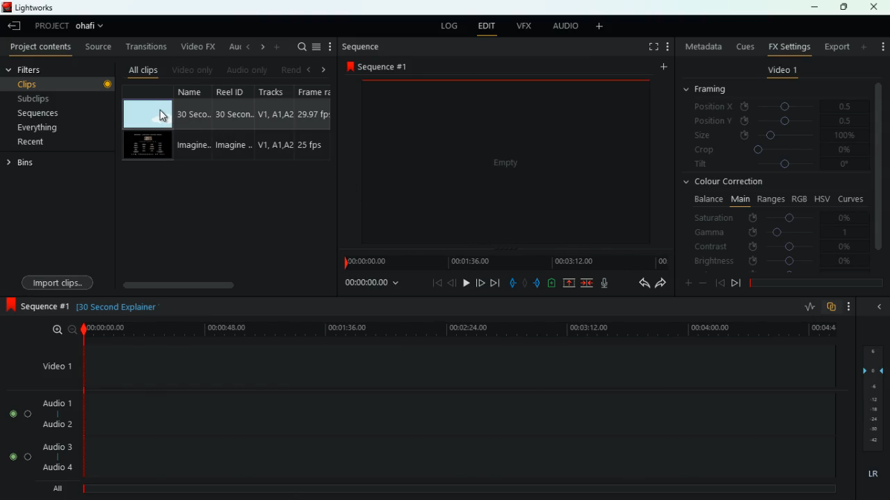 The width and height of the screenshot is (890, 500). What do you see at coordinates (236, 124) in the screenshot?
I see `reel id` at bounding box center [236, 124].